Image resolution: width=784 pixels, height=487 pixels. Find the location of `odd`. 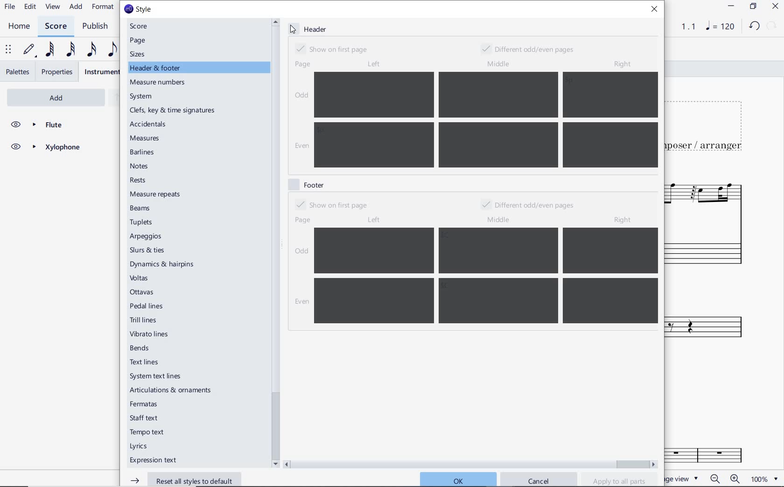

odd is located at coordinates (301, 95).